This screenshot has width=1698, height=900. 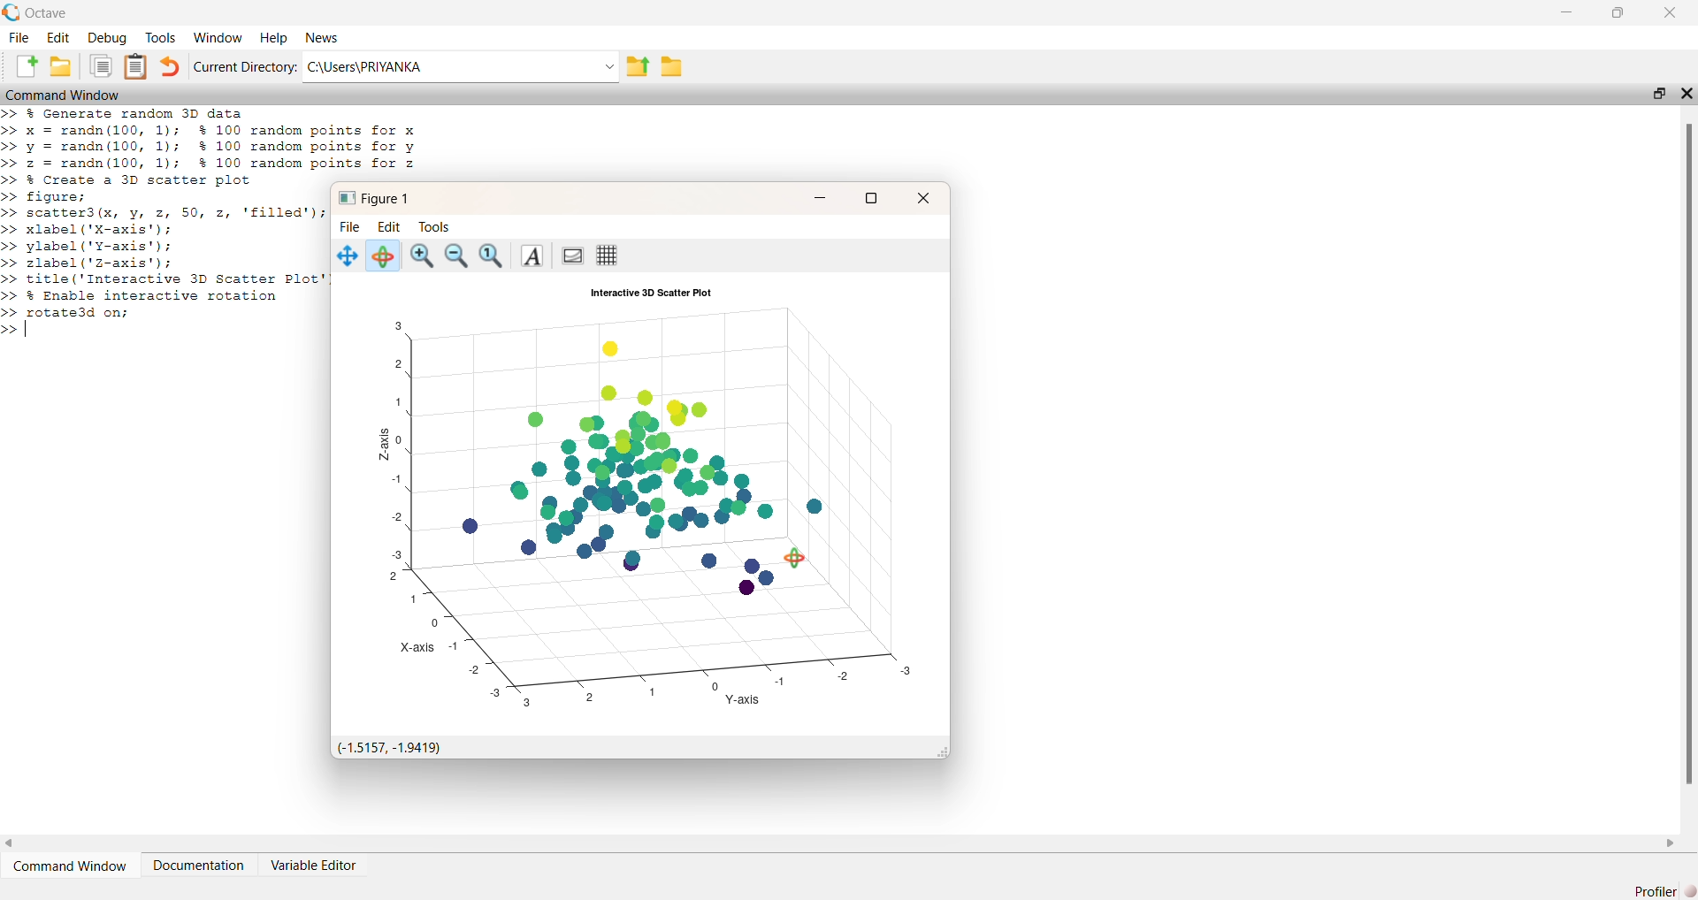 I want to click on minimize, so click(x=819, y=197).